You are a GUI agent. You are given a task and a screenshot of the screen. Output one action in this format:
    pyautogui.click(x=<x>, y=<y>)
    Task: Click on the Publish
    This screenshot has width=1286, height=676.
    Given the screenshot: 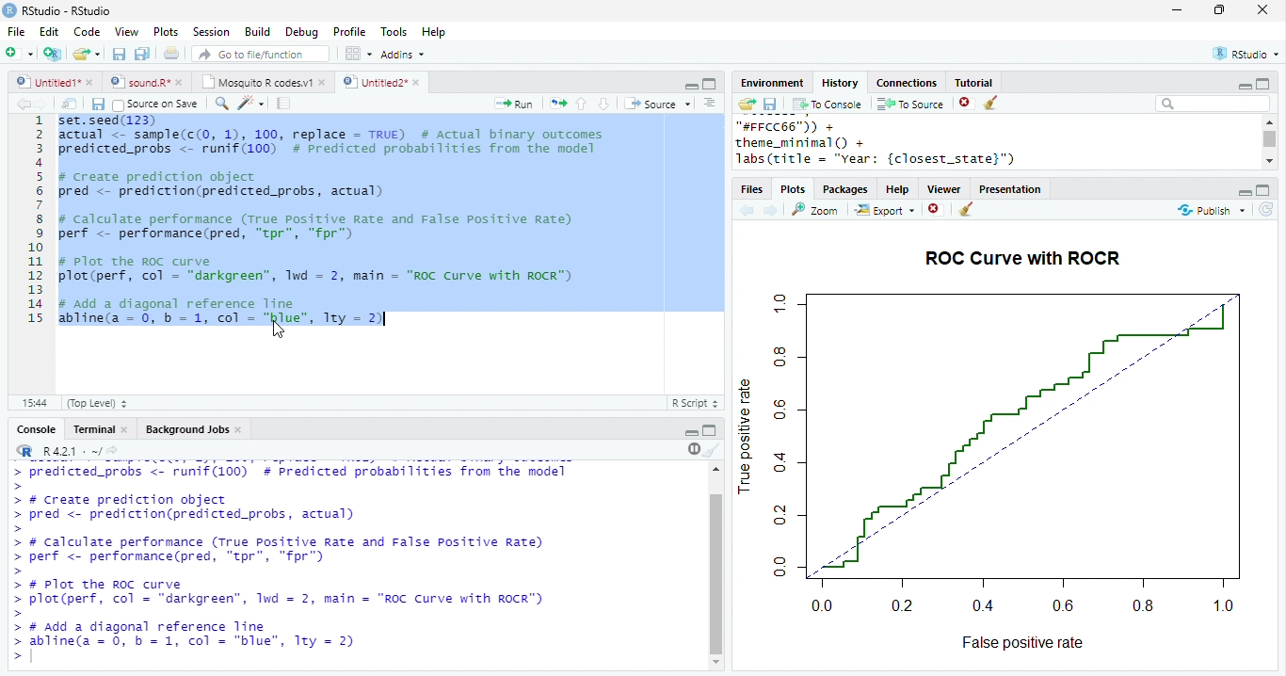 What is the action you would take?
    pyautogui.click(x=1210, y=211)
    